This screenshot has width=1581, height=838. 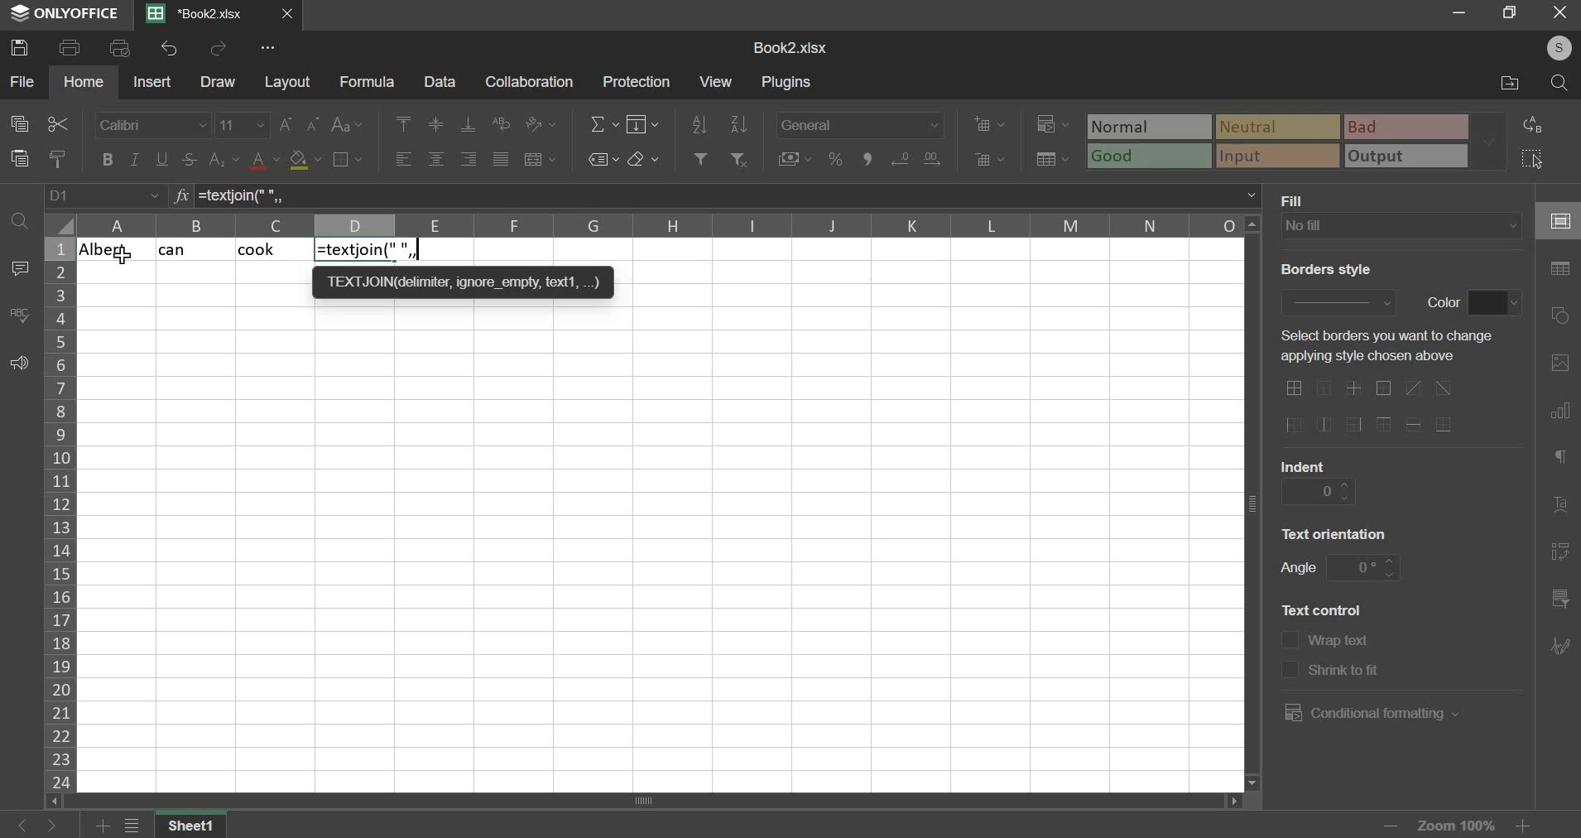 I want to click on find, so click(x=18, y=219).